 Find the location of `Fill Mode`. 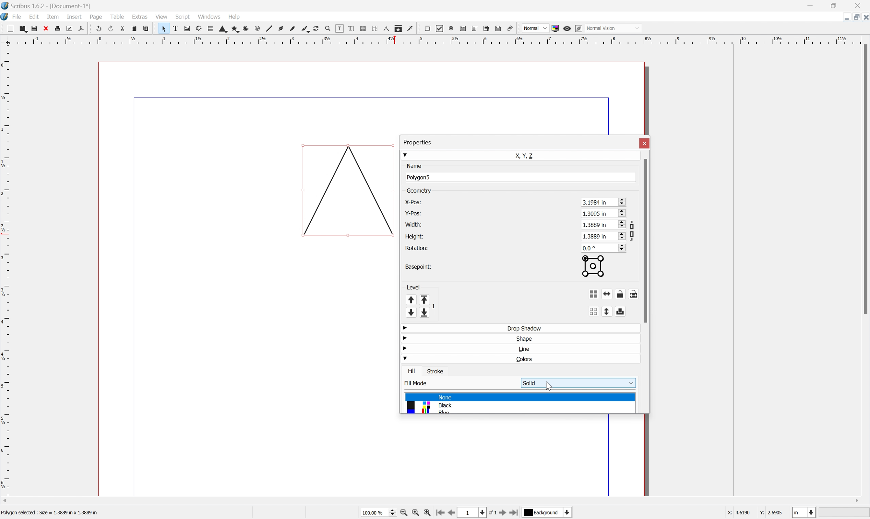

Fill Mode is located at coordinates (418, 383).